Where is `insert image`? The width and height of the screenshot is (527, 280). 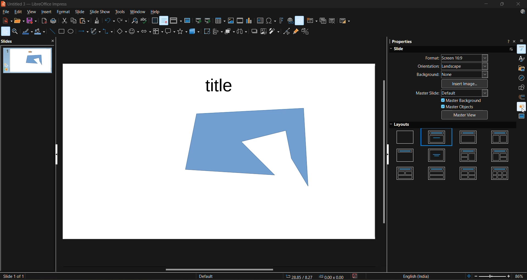 insert image is located at coordinates (466, 84).